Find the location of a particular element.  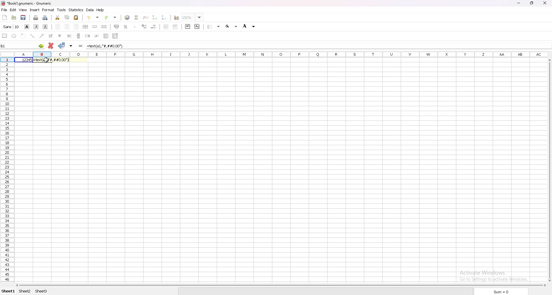

increase decimals is located at coordinates (145, 26).